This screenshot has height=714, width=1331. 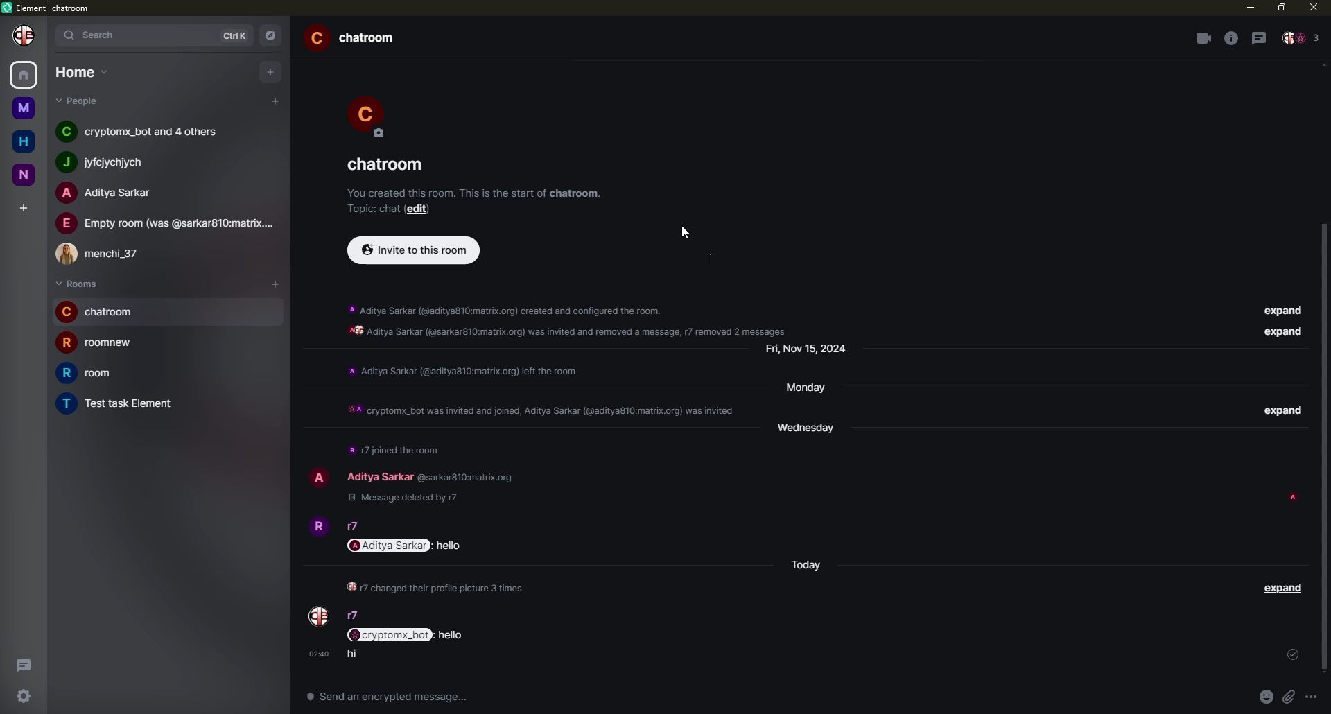 What do you see at coordinates (272, 36) in the screenshot?
I see `navigator` at bounding box center [272, 36].